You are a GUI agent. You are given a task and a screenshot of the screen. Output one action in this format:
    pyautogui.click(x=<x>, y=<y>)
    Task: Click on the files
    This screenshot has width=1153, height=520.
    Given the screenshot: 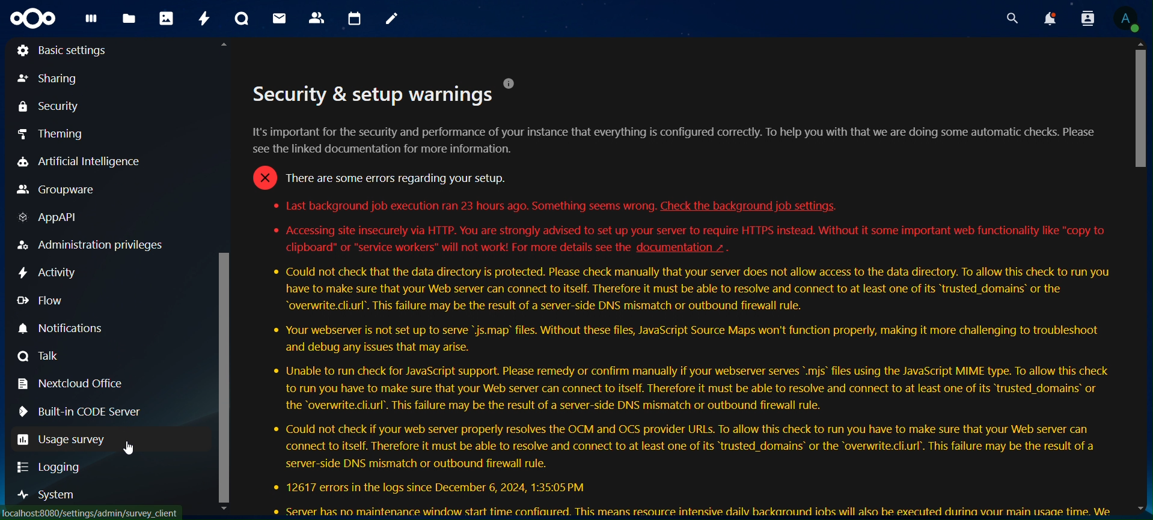 What is the action you would take?
    pyautogui.click(x=130, y=17)
    